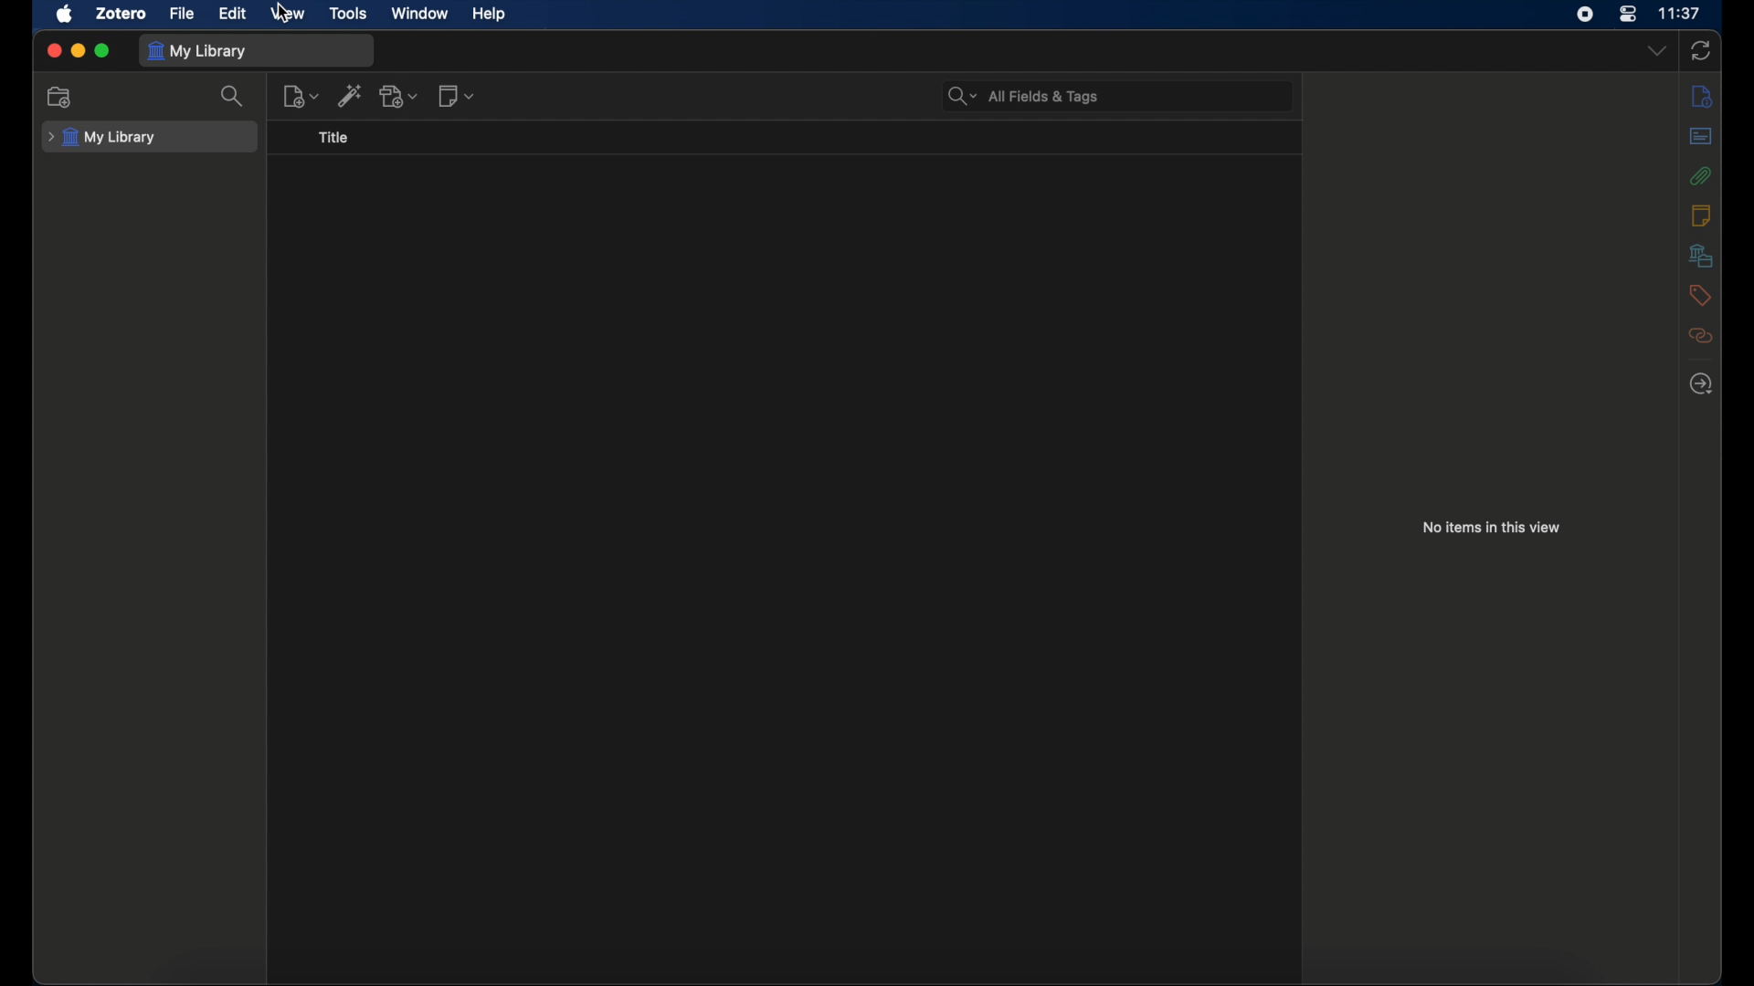  Describe the element at coordinates (62, 97) in the screenshot. I see `new collection` at that location.